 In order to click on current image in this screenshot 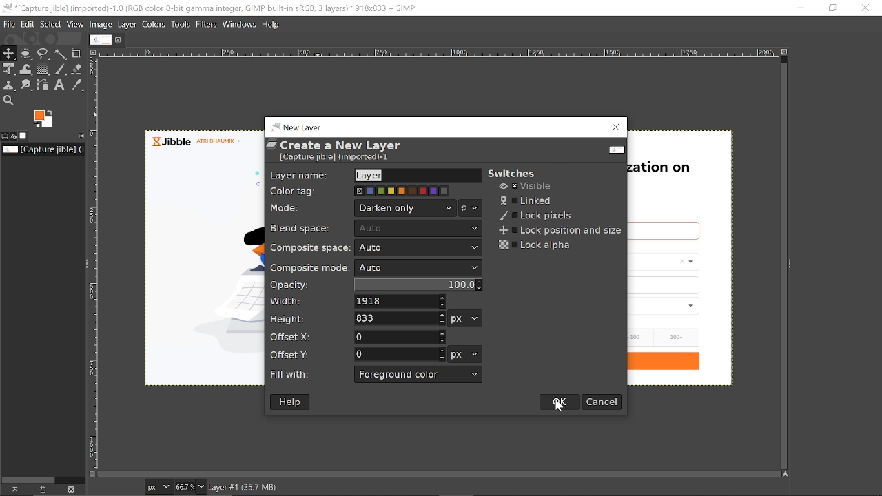, I will do `click(198, 264)`.